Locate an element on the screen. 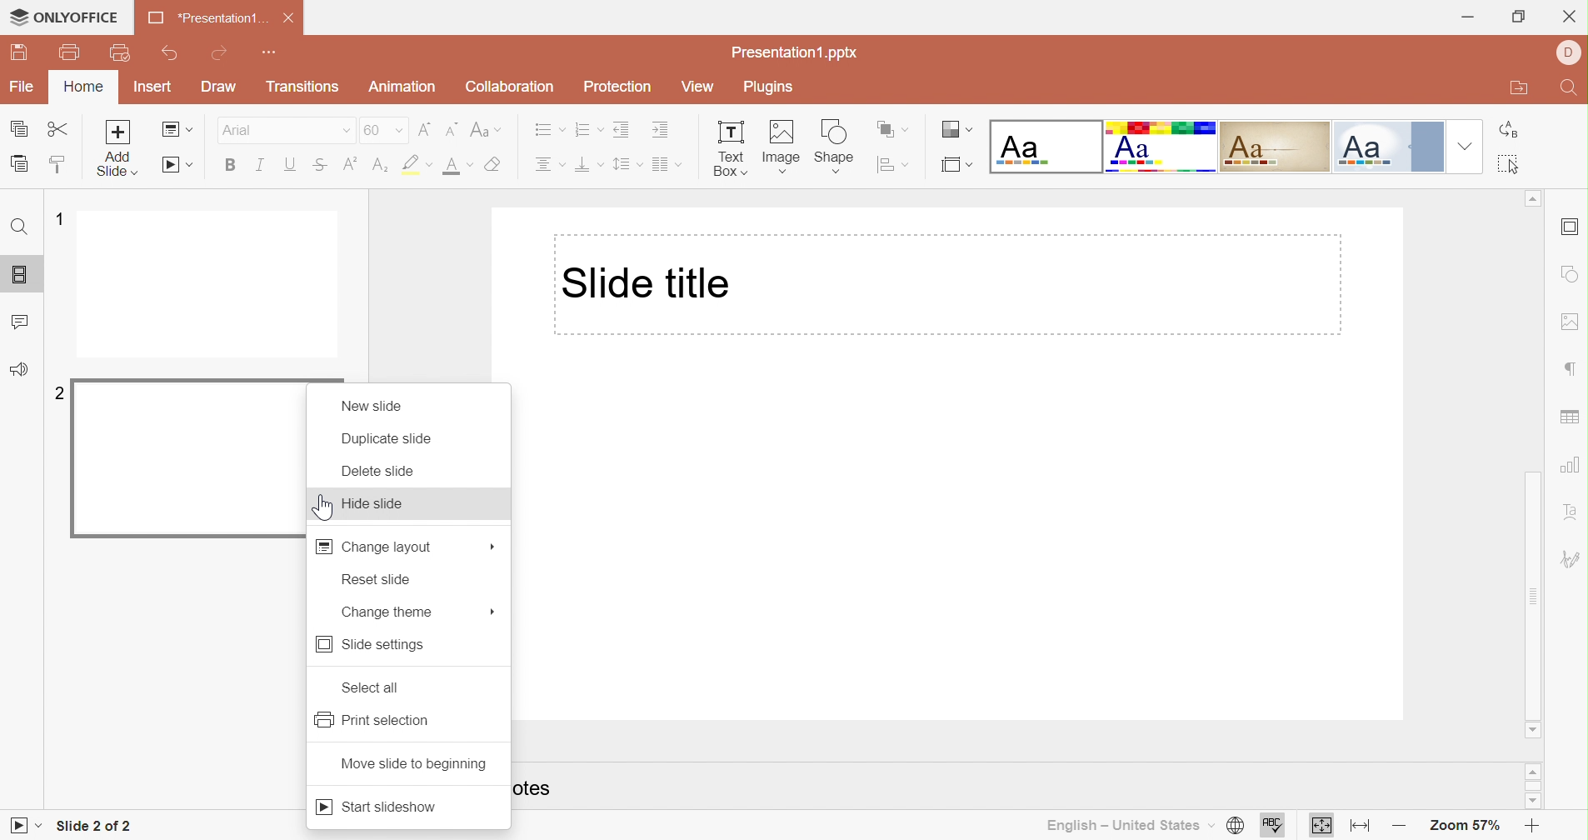  60 is located at coordinates (372, 130).